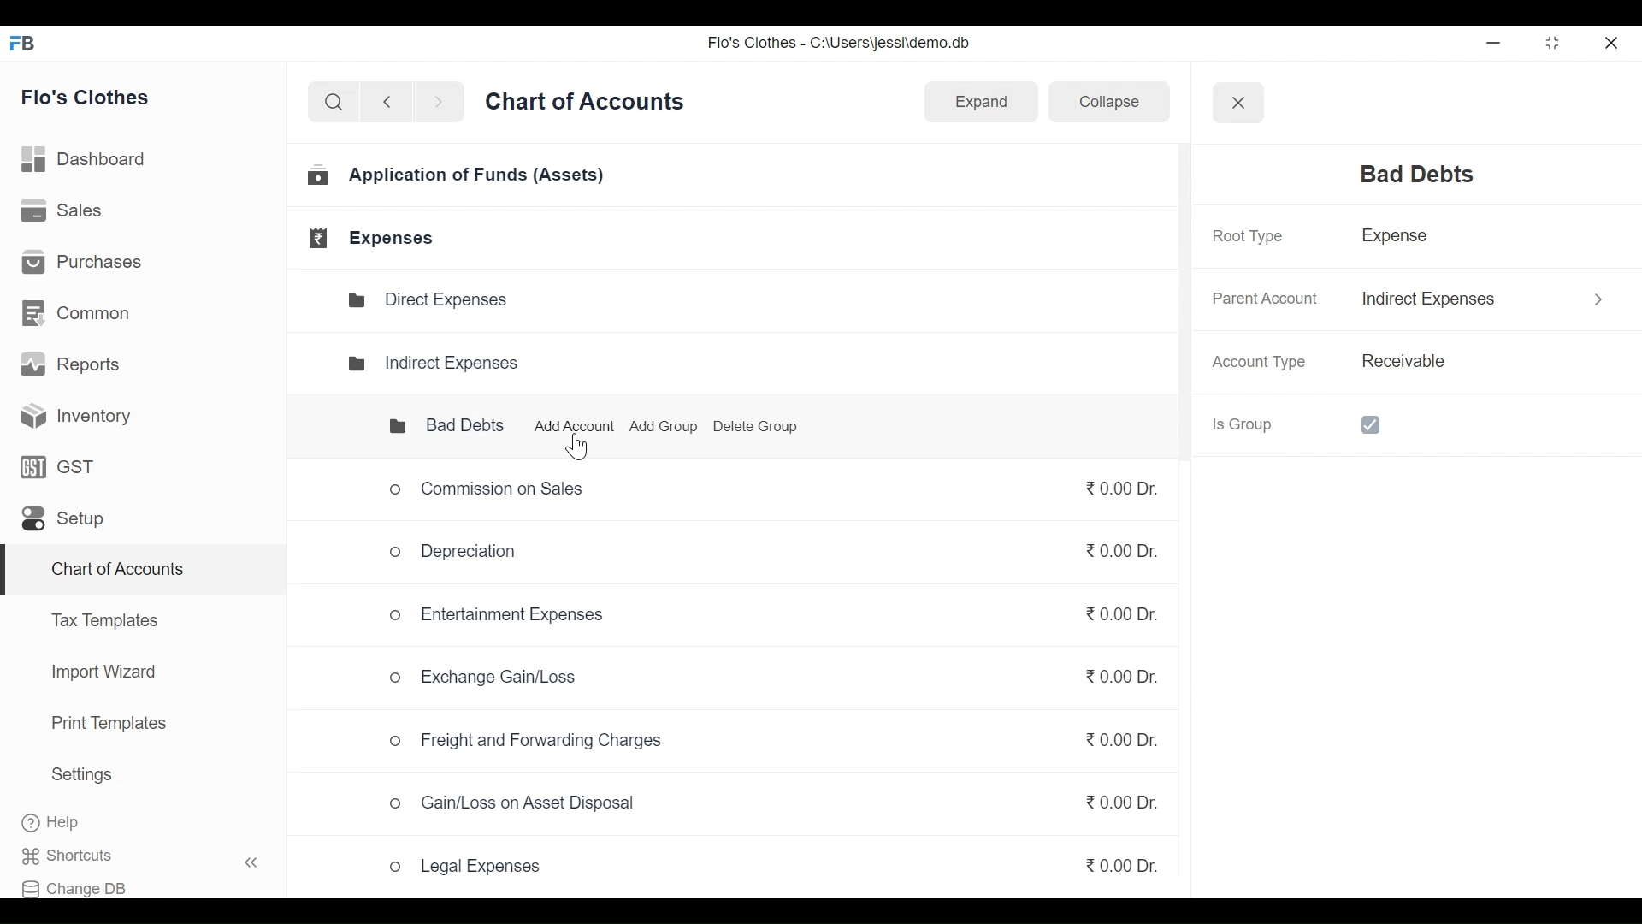 The height and width of the screenshot is (924, 1642). What do you see at coordinates (498, 619) in the screenshot?
I see `Entertainment Expenses` at bounding box center [498, 619].